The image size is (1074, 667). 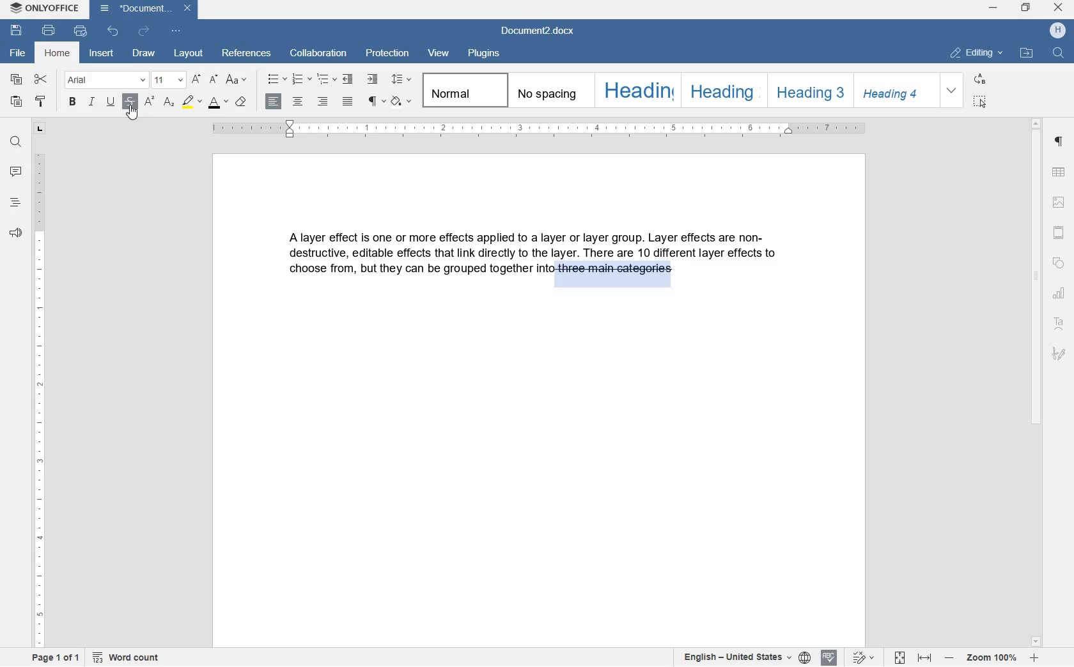 What do you see at coordinates (979, 54) in the screenshot?
I see `editing` at bounding box center [979, 54].